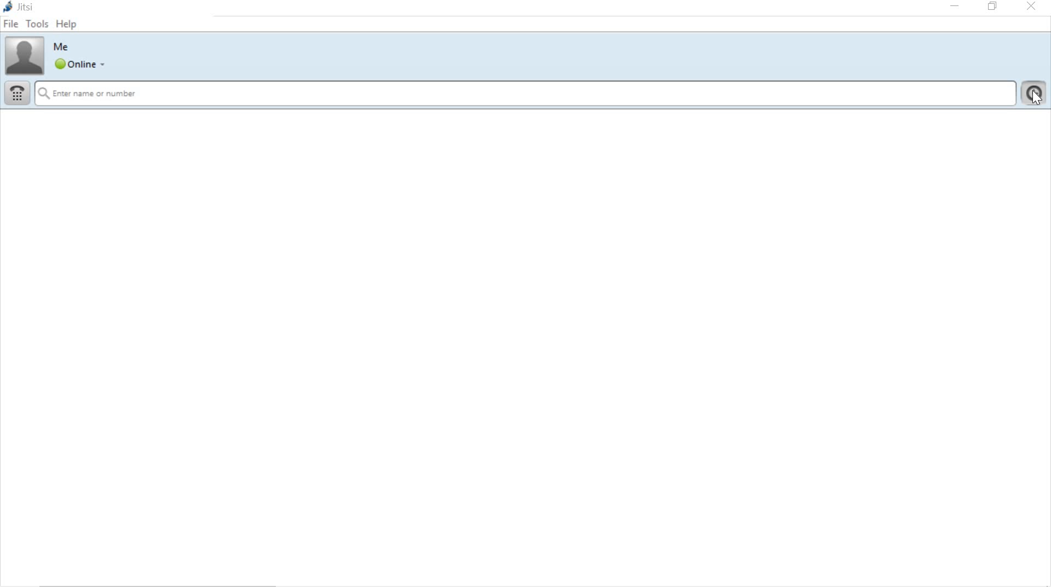 The image size is (1051, 587). Describe the element at coordinates (17, 93) in the screenshot. I see `dial pad` at that location.